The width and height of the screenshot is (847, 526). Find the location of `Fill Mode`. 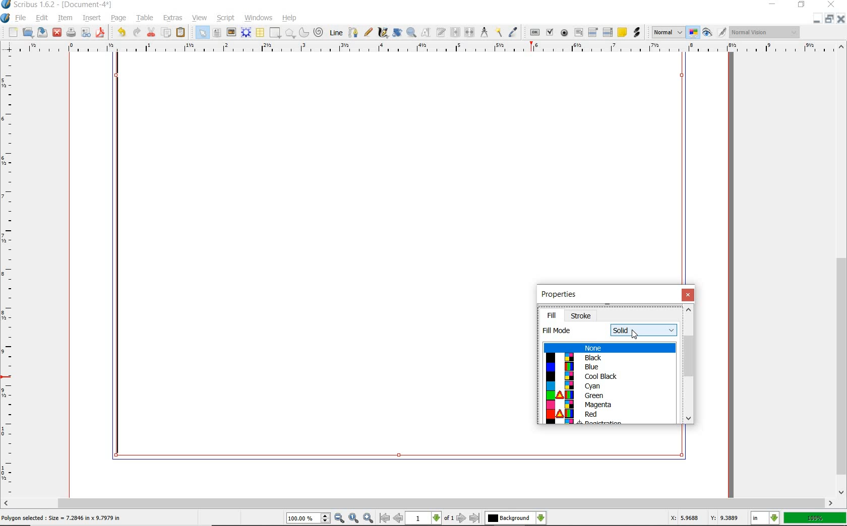

Fill Mode is located at coordinates (560, 331).